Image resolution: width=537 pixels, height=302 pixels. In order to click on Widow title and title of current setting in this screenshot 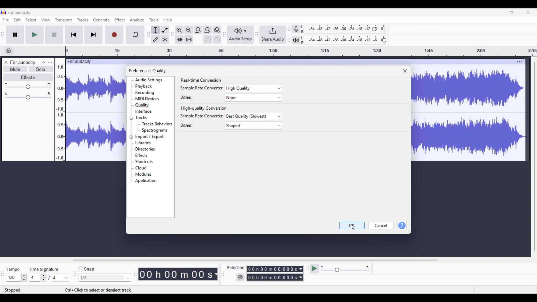, I will do `click(147, 71)`.